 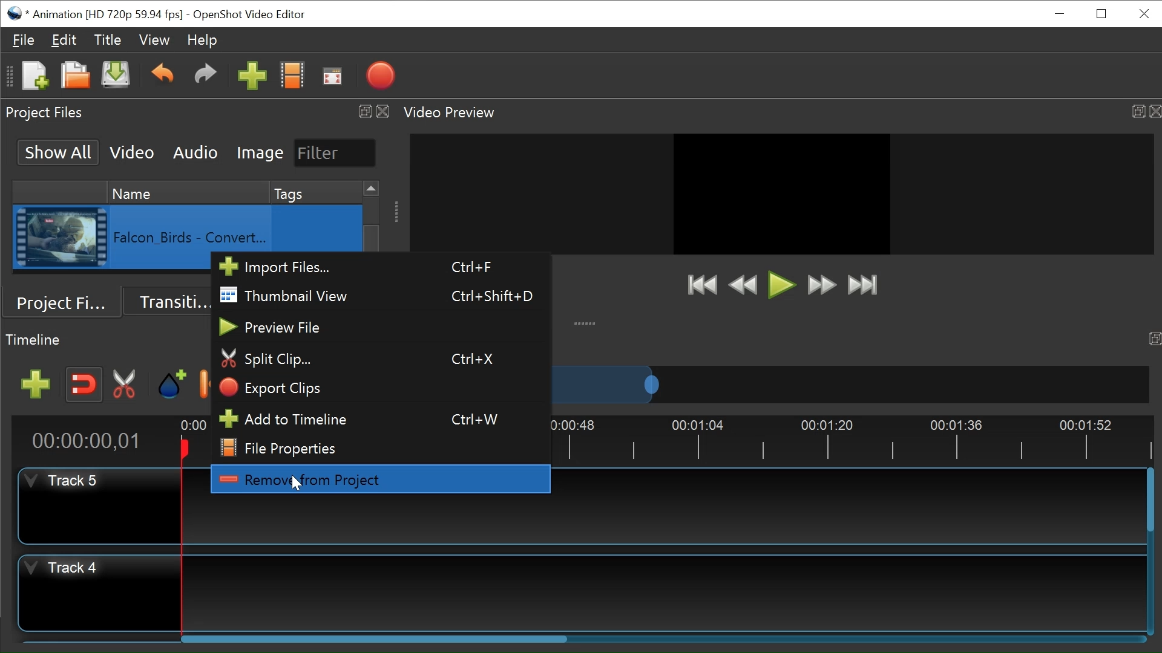 What do you see at coordinates (297, 484) in the screenshot?
I see `Cursor` at bounding box center [297, 484].